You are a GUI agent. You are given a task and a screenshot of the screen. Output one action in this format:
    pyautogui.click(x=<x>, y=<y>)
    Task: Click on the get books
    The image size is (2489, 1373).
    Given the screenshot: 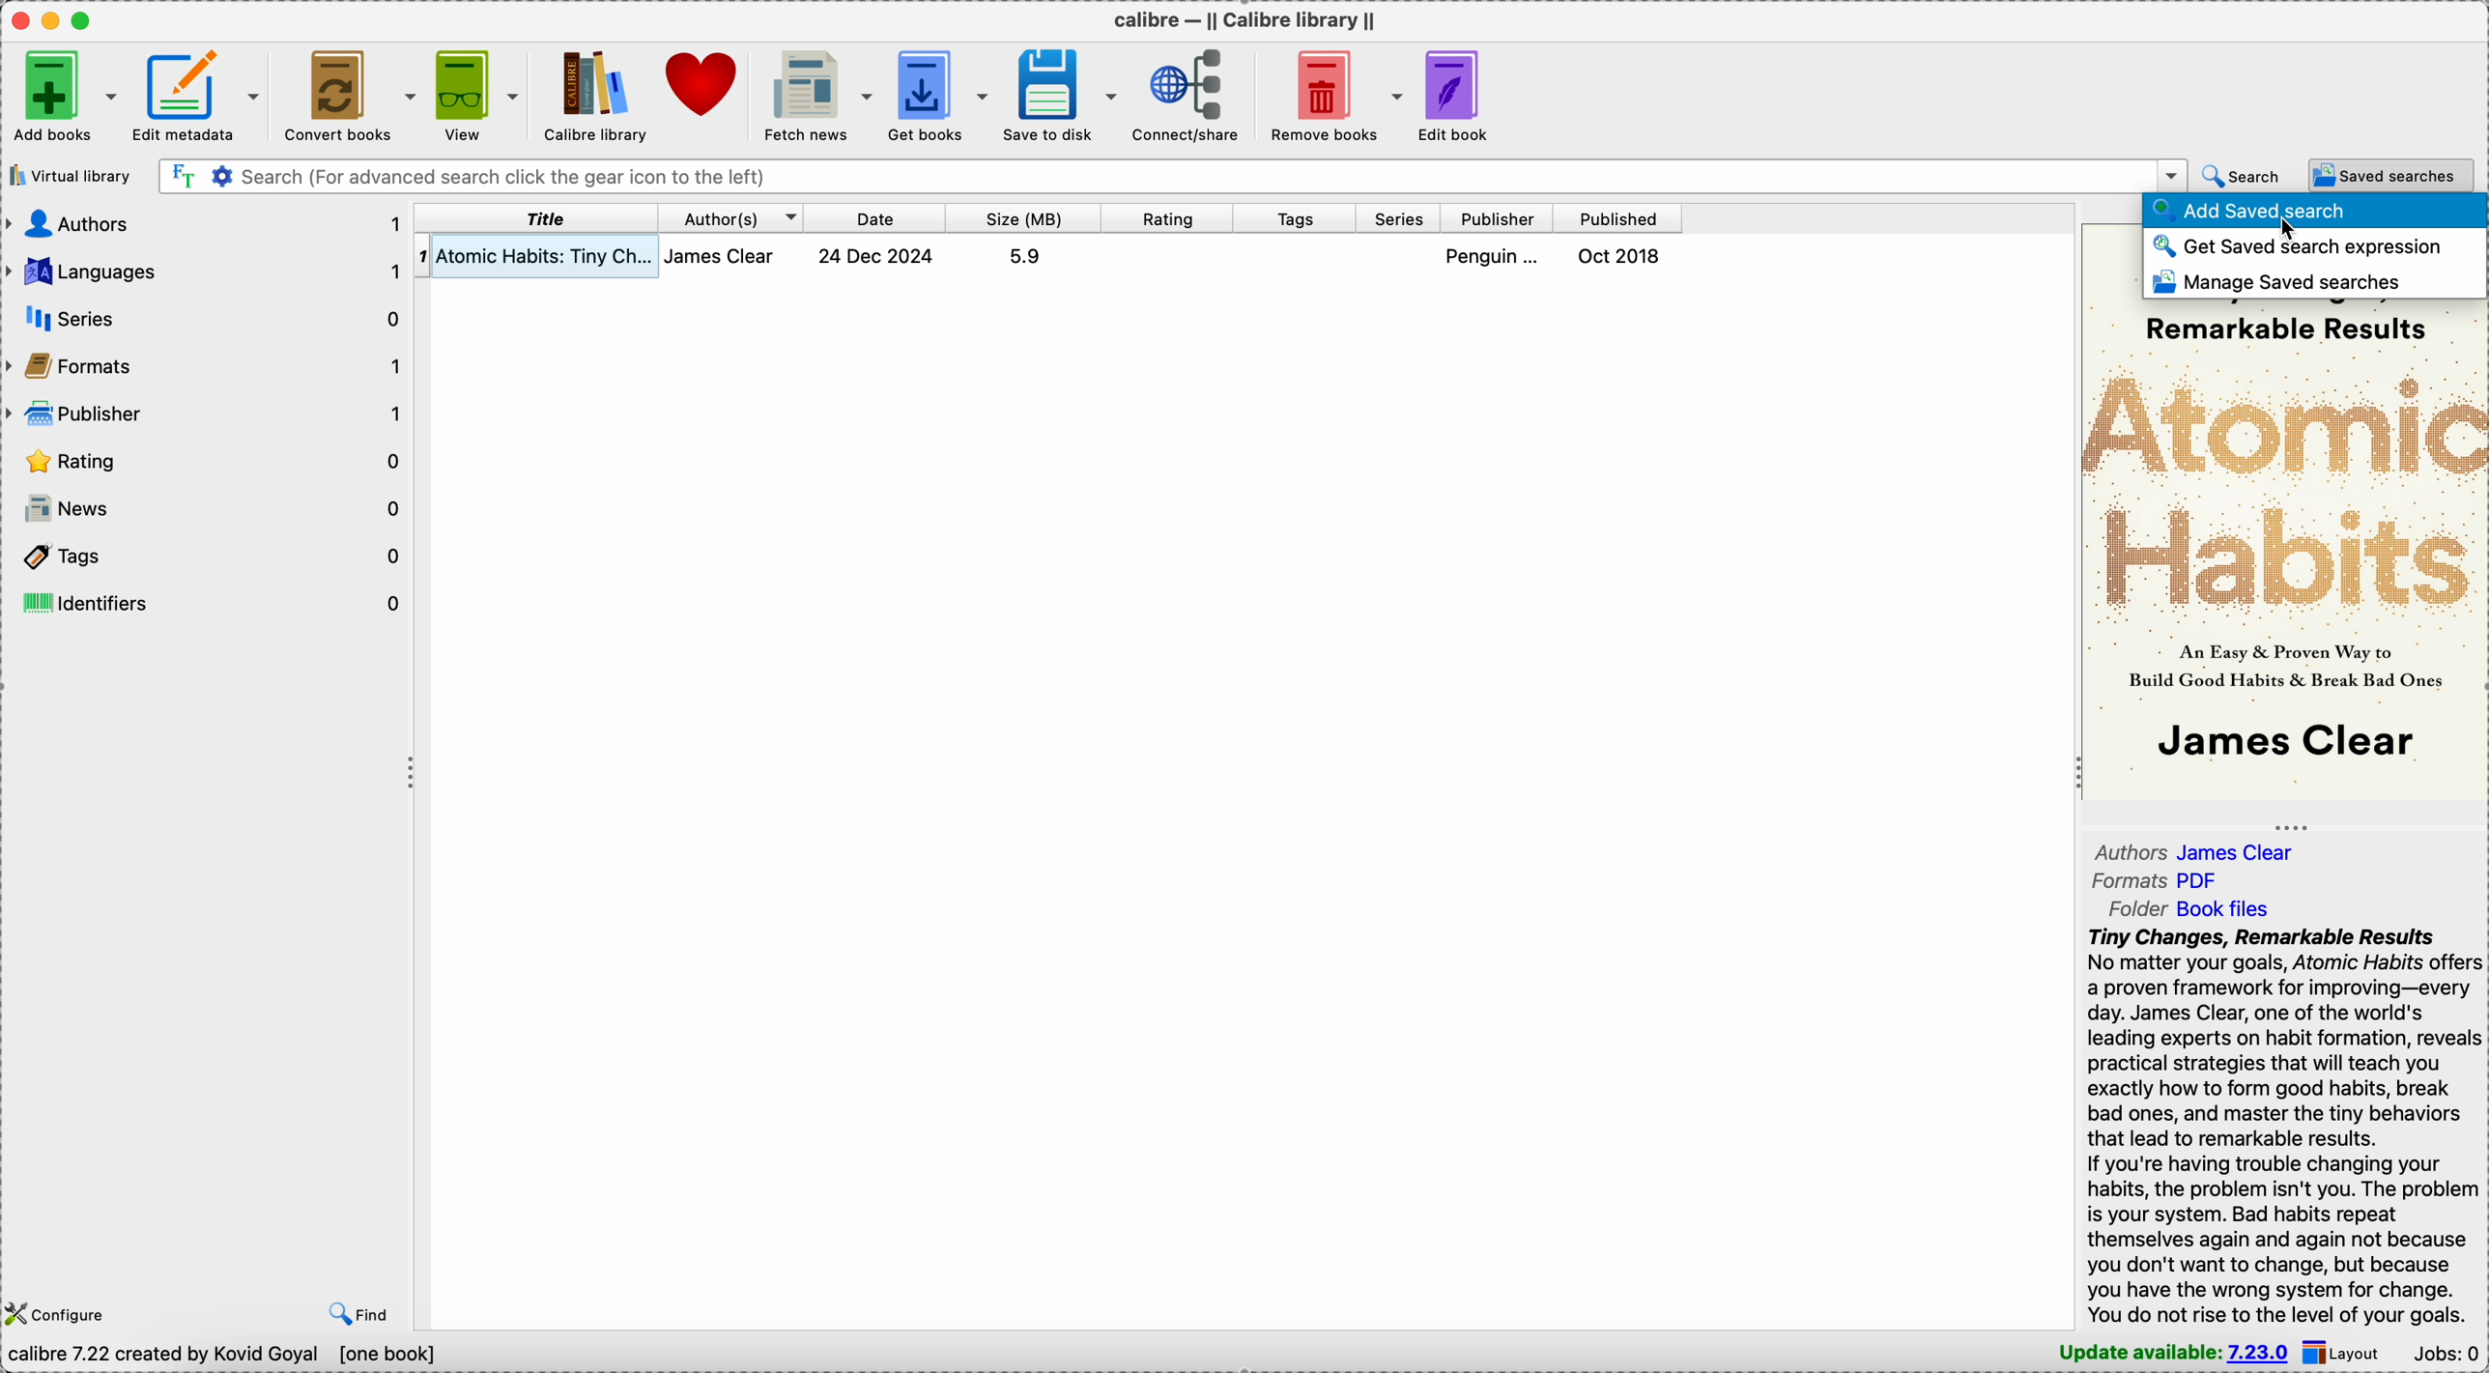 What is the action you would take?
    pyautogui.click(x=941, y=94)
    